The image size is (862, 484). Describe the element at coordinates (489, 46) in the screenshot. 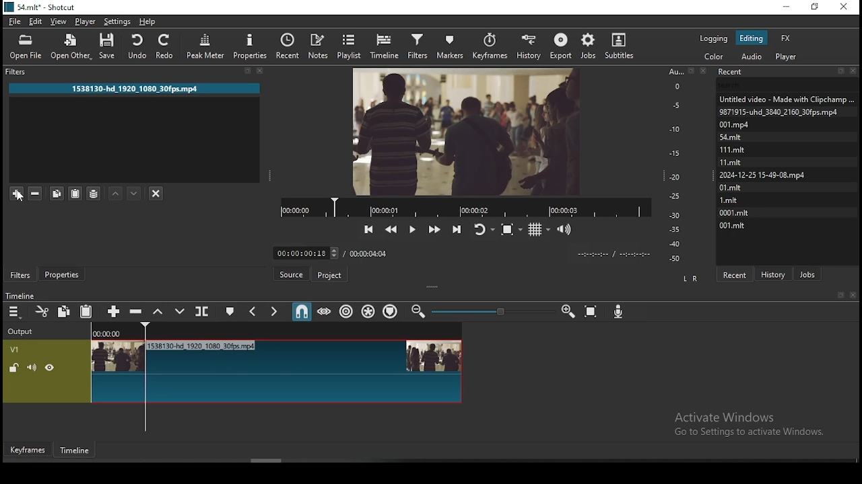

I see `keyframes` at that location.